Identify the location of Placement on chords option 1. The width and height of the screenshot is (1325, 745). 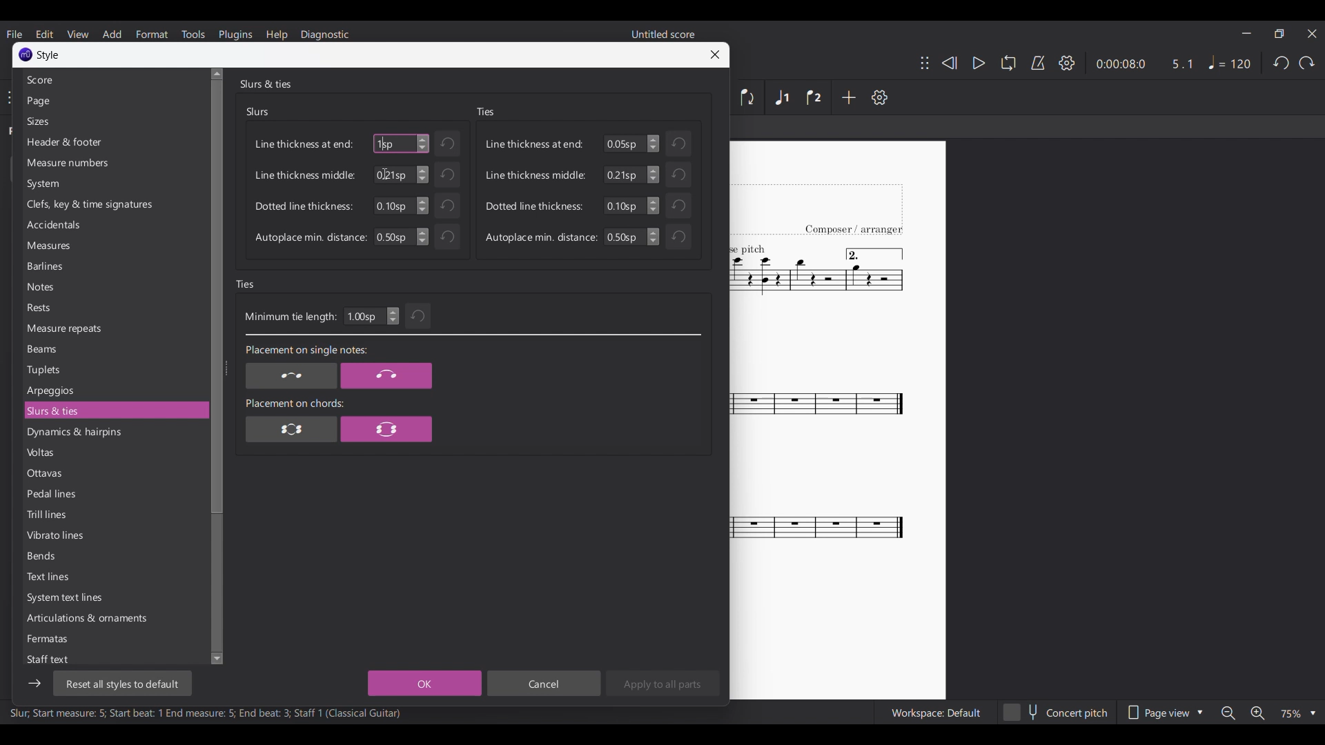
(292, 428).